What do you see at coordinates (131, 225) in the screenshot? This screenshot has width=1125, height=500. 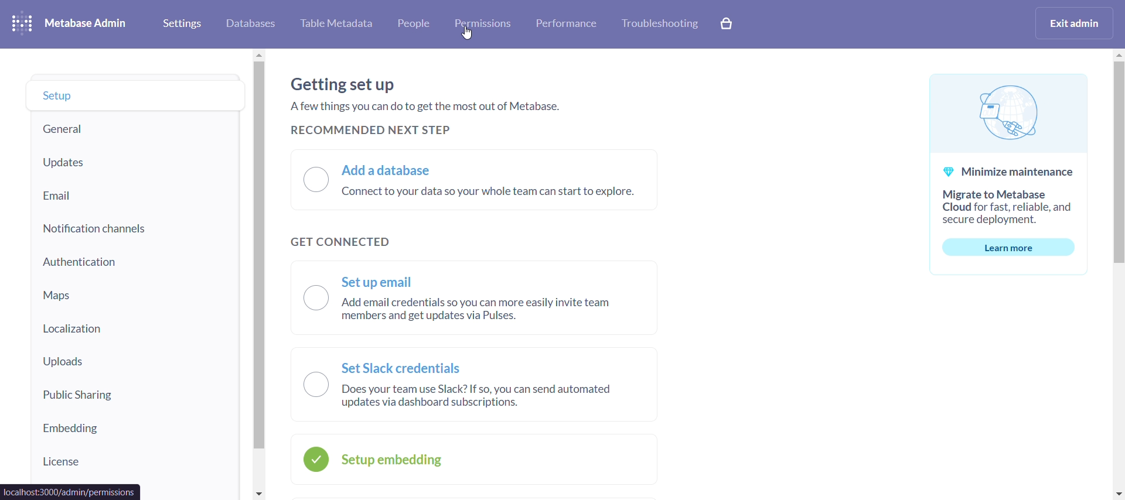 I see `notification channels` at bounding box center [131, 225].